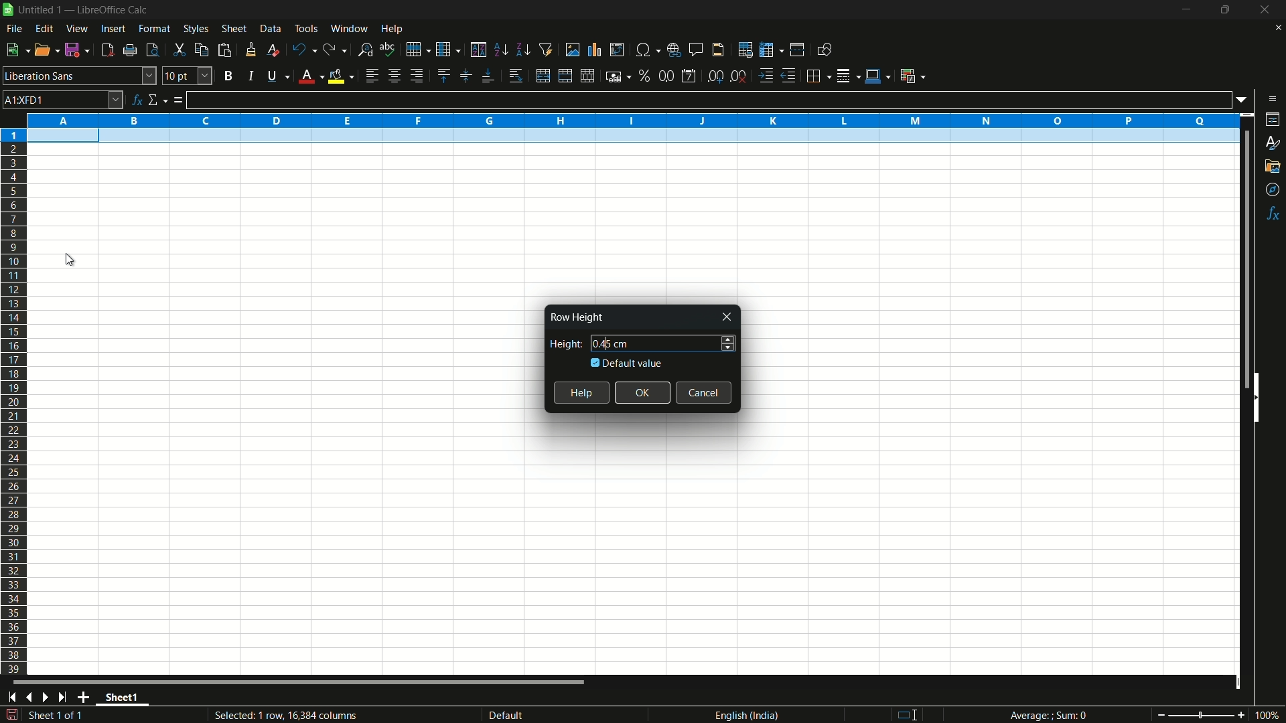  I want to click on insert chart, so click(595, 49).